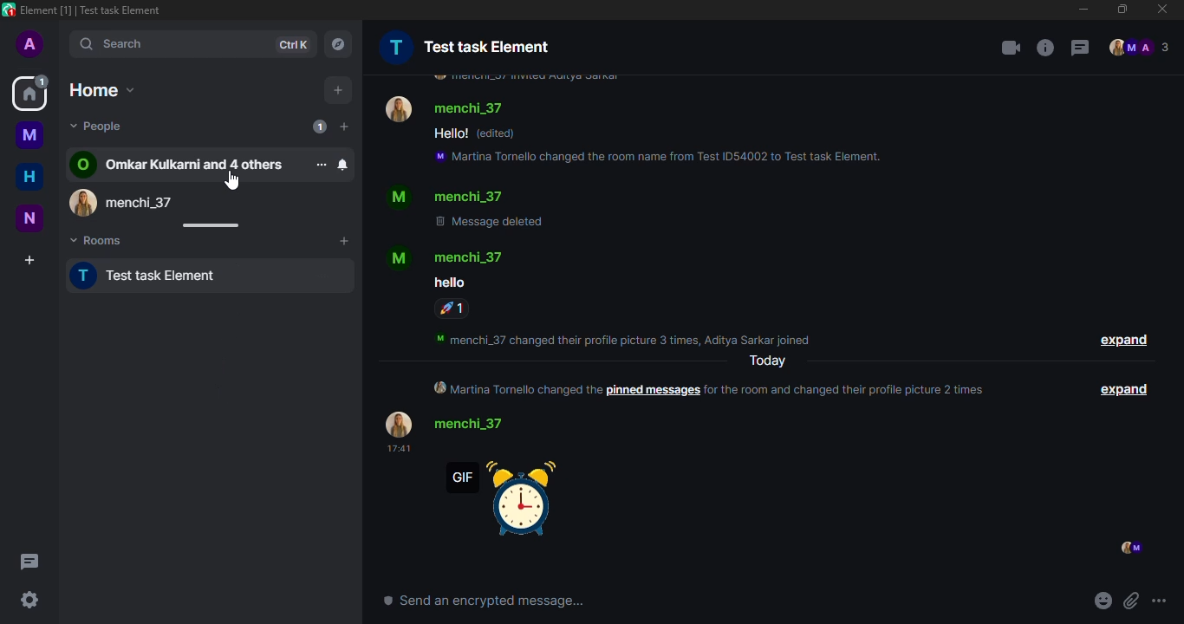 The image size is (1184, 624). I want to click on home, so click(29, 177).